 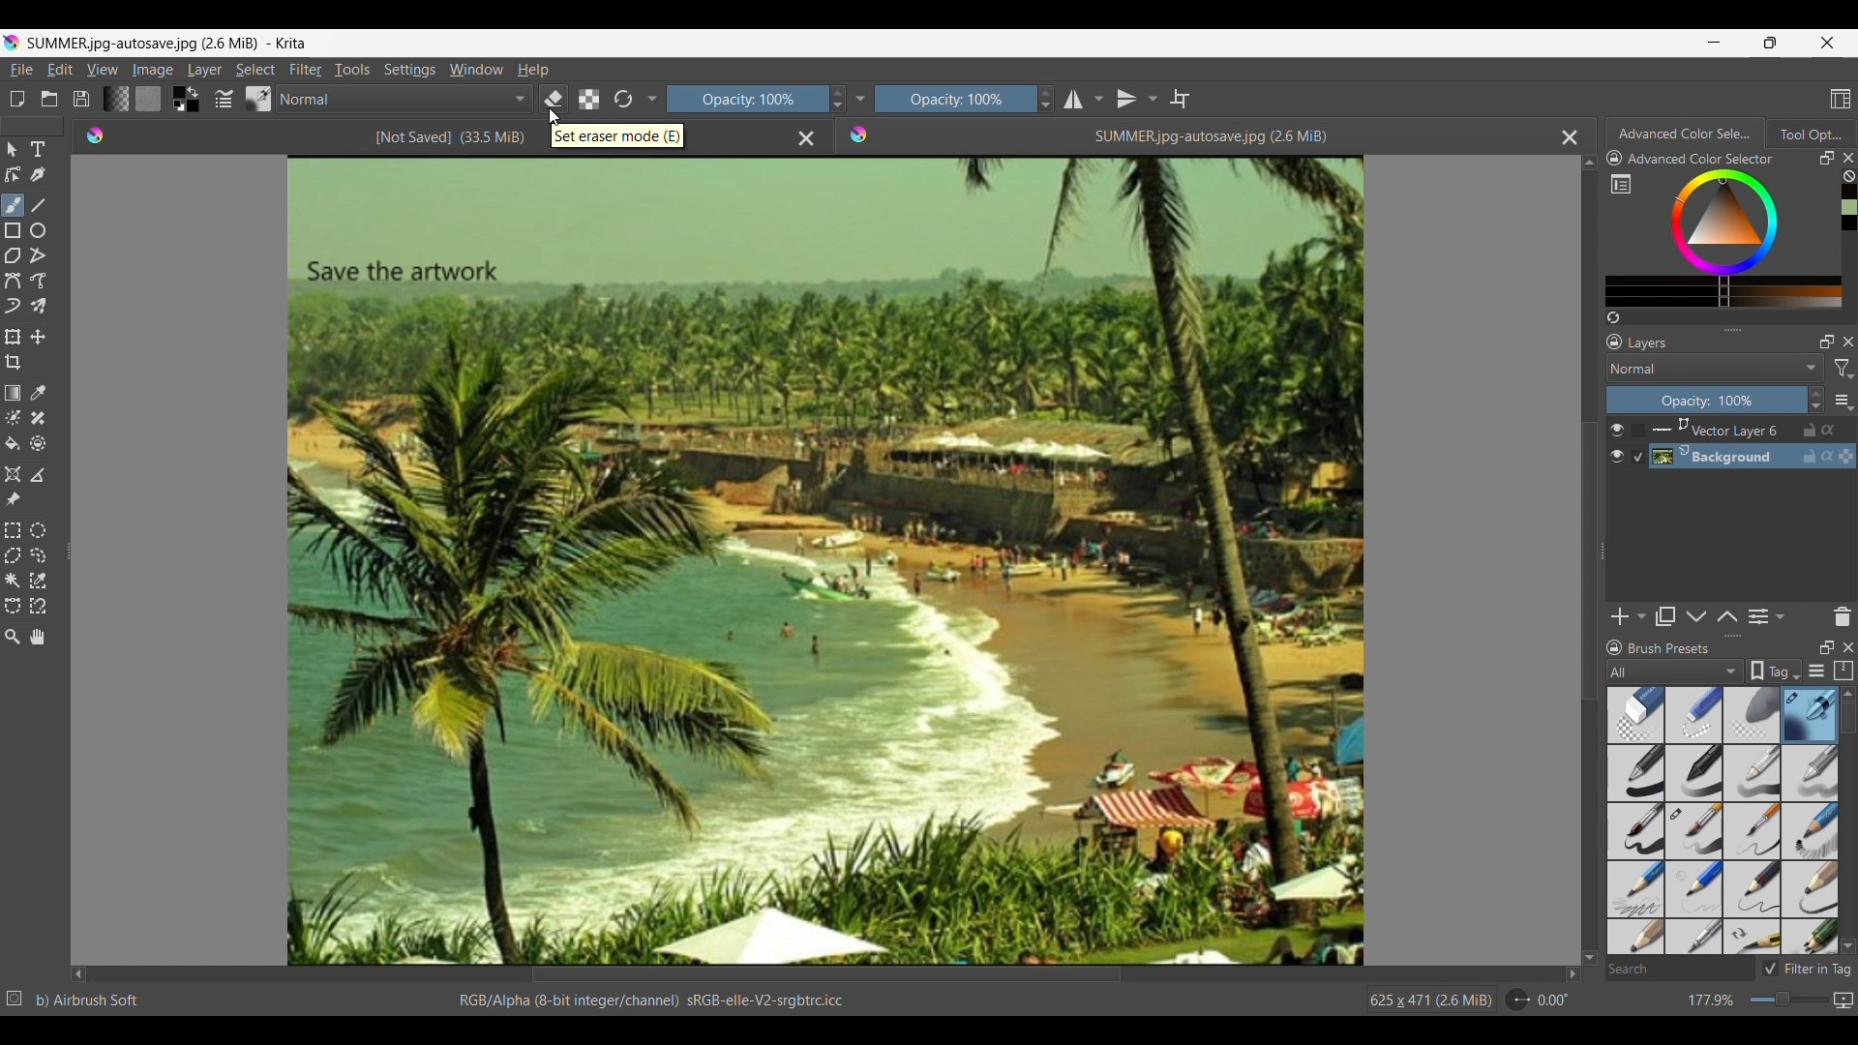 What do you see at coordinates (14, 392) in the screenshot?
I see `Draw a gradient` at bounding box center [14, 392].